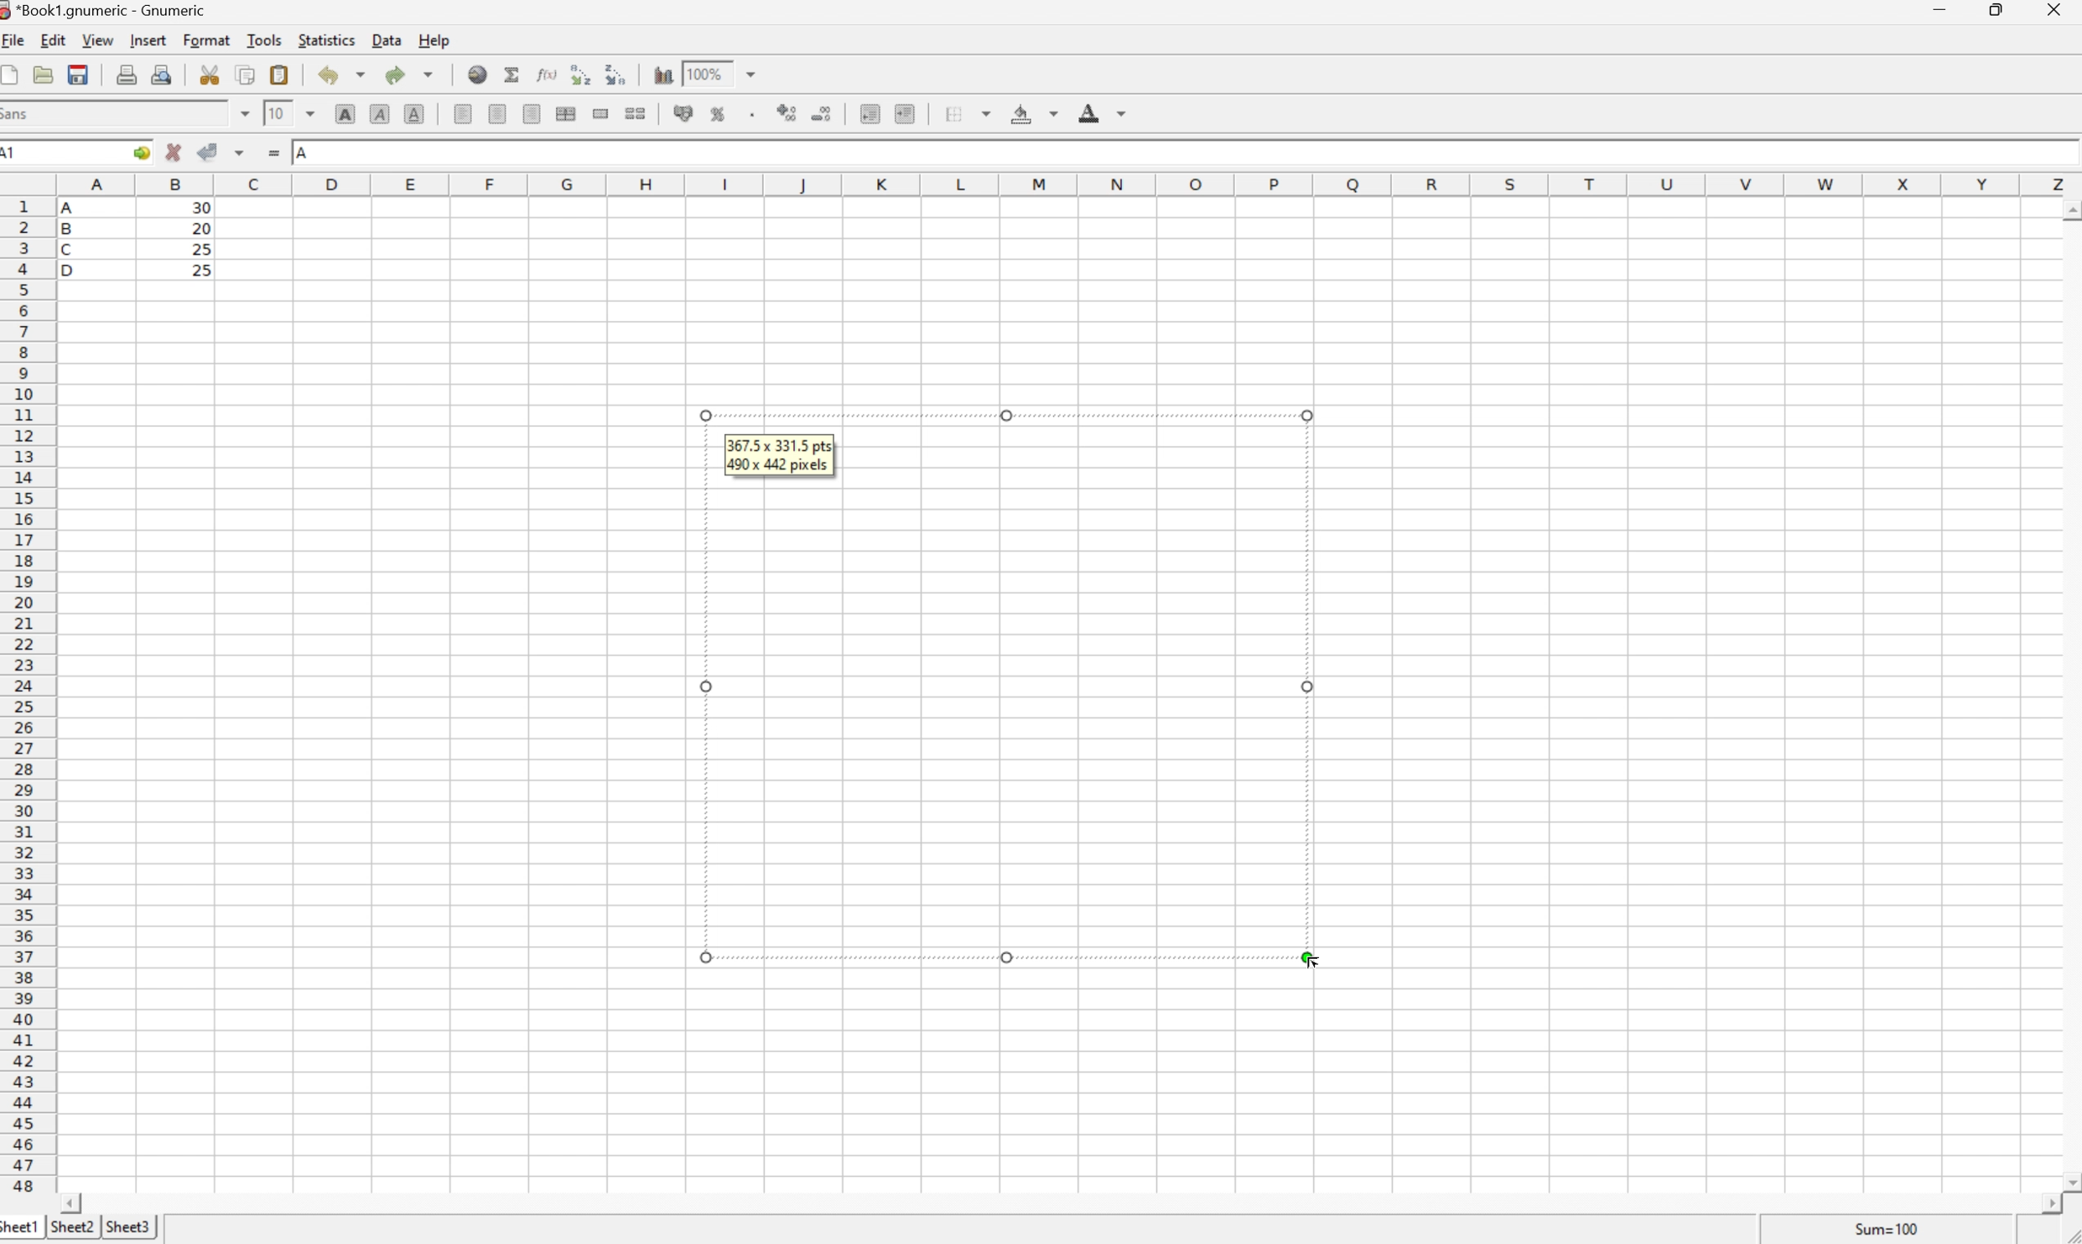 This screenshot has height=1244, width=2082. Describe the element at coordinates (1068, 183) in the screenshot. I see `Column names` at that location.